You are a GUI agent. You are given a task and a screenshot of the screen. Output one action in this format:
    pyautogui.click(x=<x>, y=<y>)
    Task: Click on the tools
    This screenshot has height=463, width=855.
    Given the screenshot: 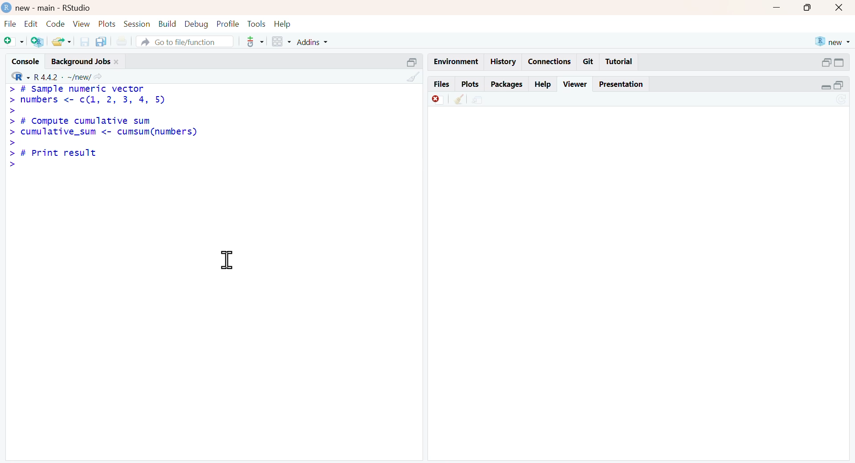 What is the action you would take?
    pyautogui.click(x=256, y=23)
    